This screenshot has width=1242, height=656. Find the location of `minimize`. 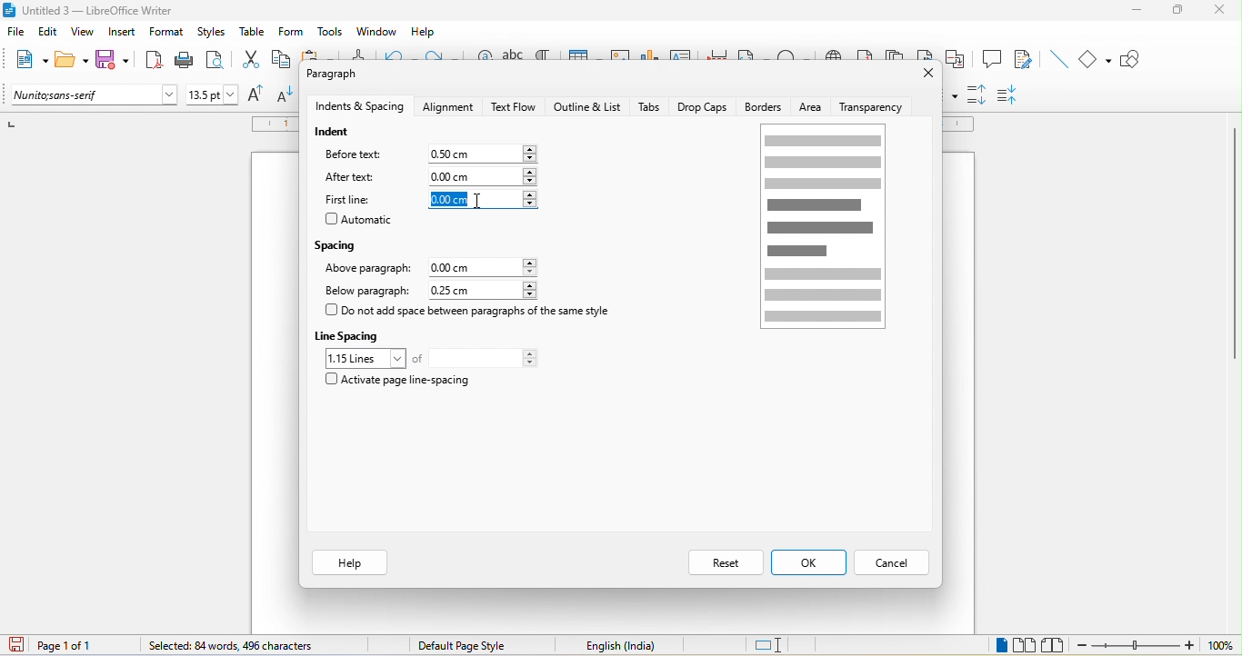

minimize is located at coordinates (1136, 12).